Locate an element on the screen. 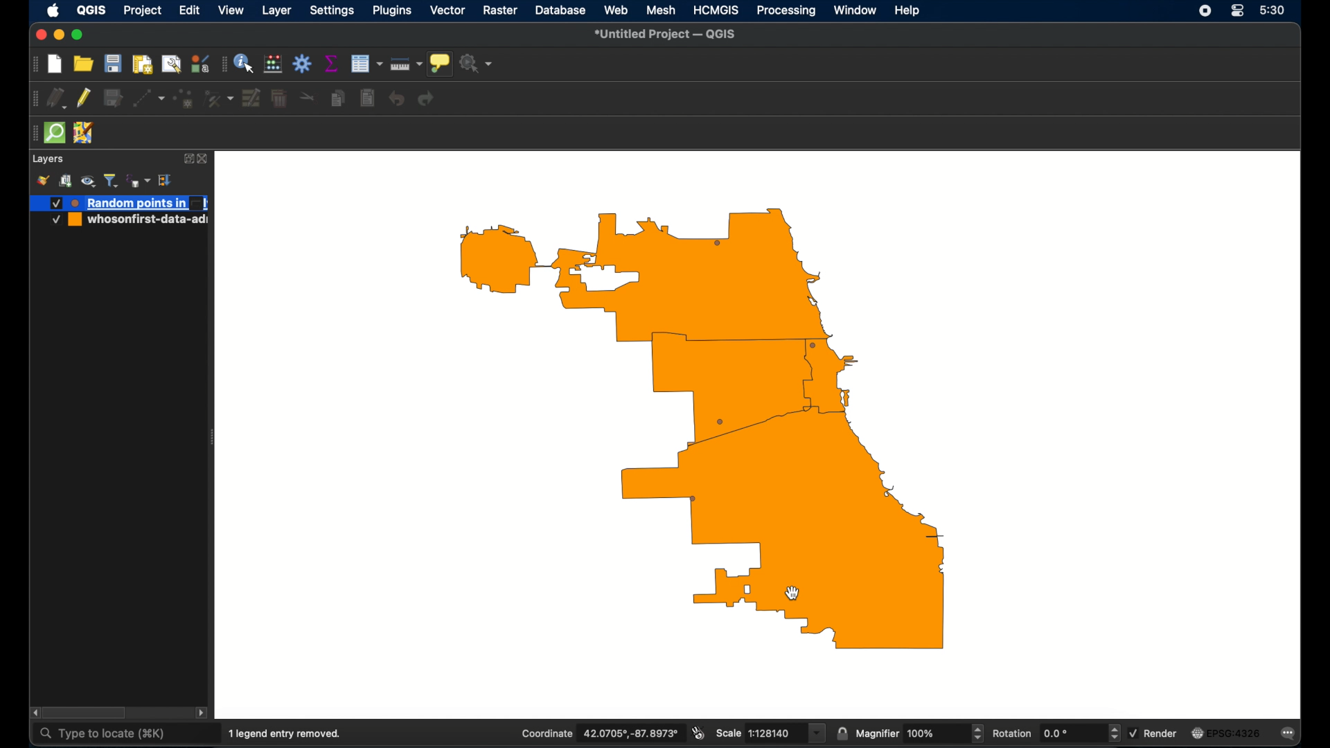 The image size is (1330, 748). add group is located at coordinates (66, 181).